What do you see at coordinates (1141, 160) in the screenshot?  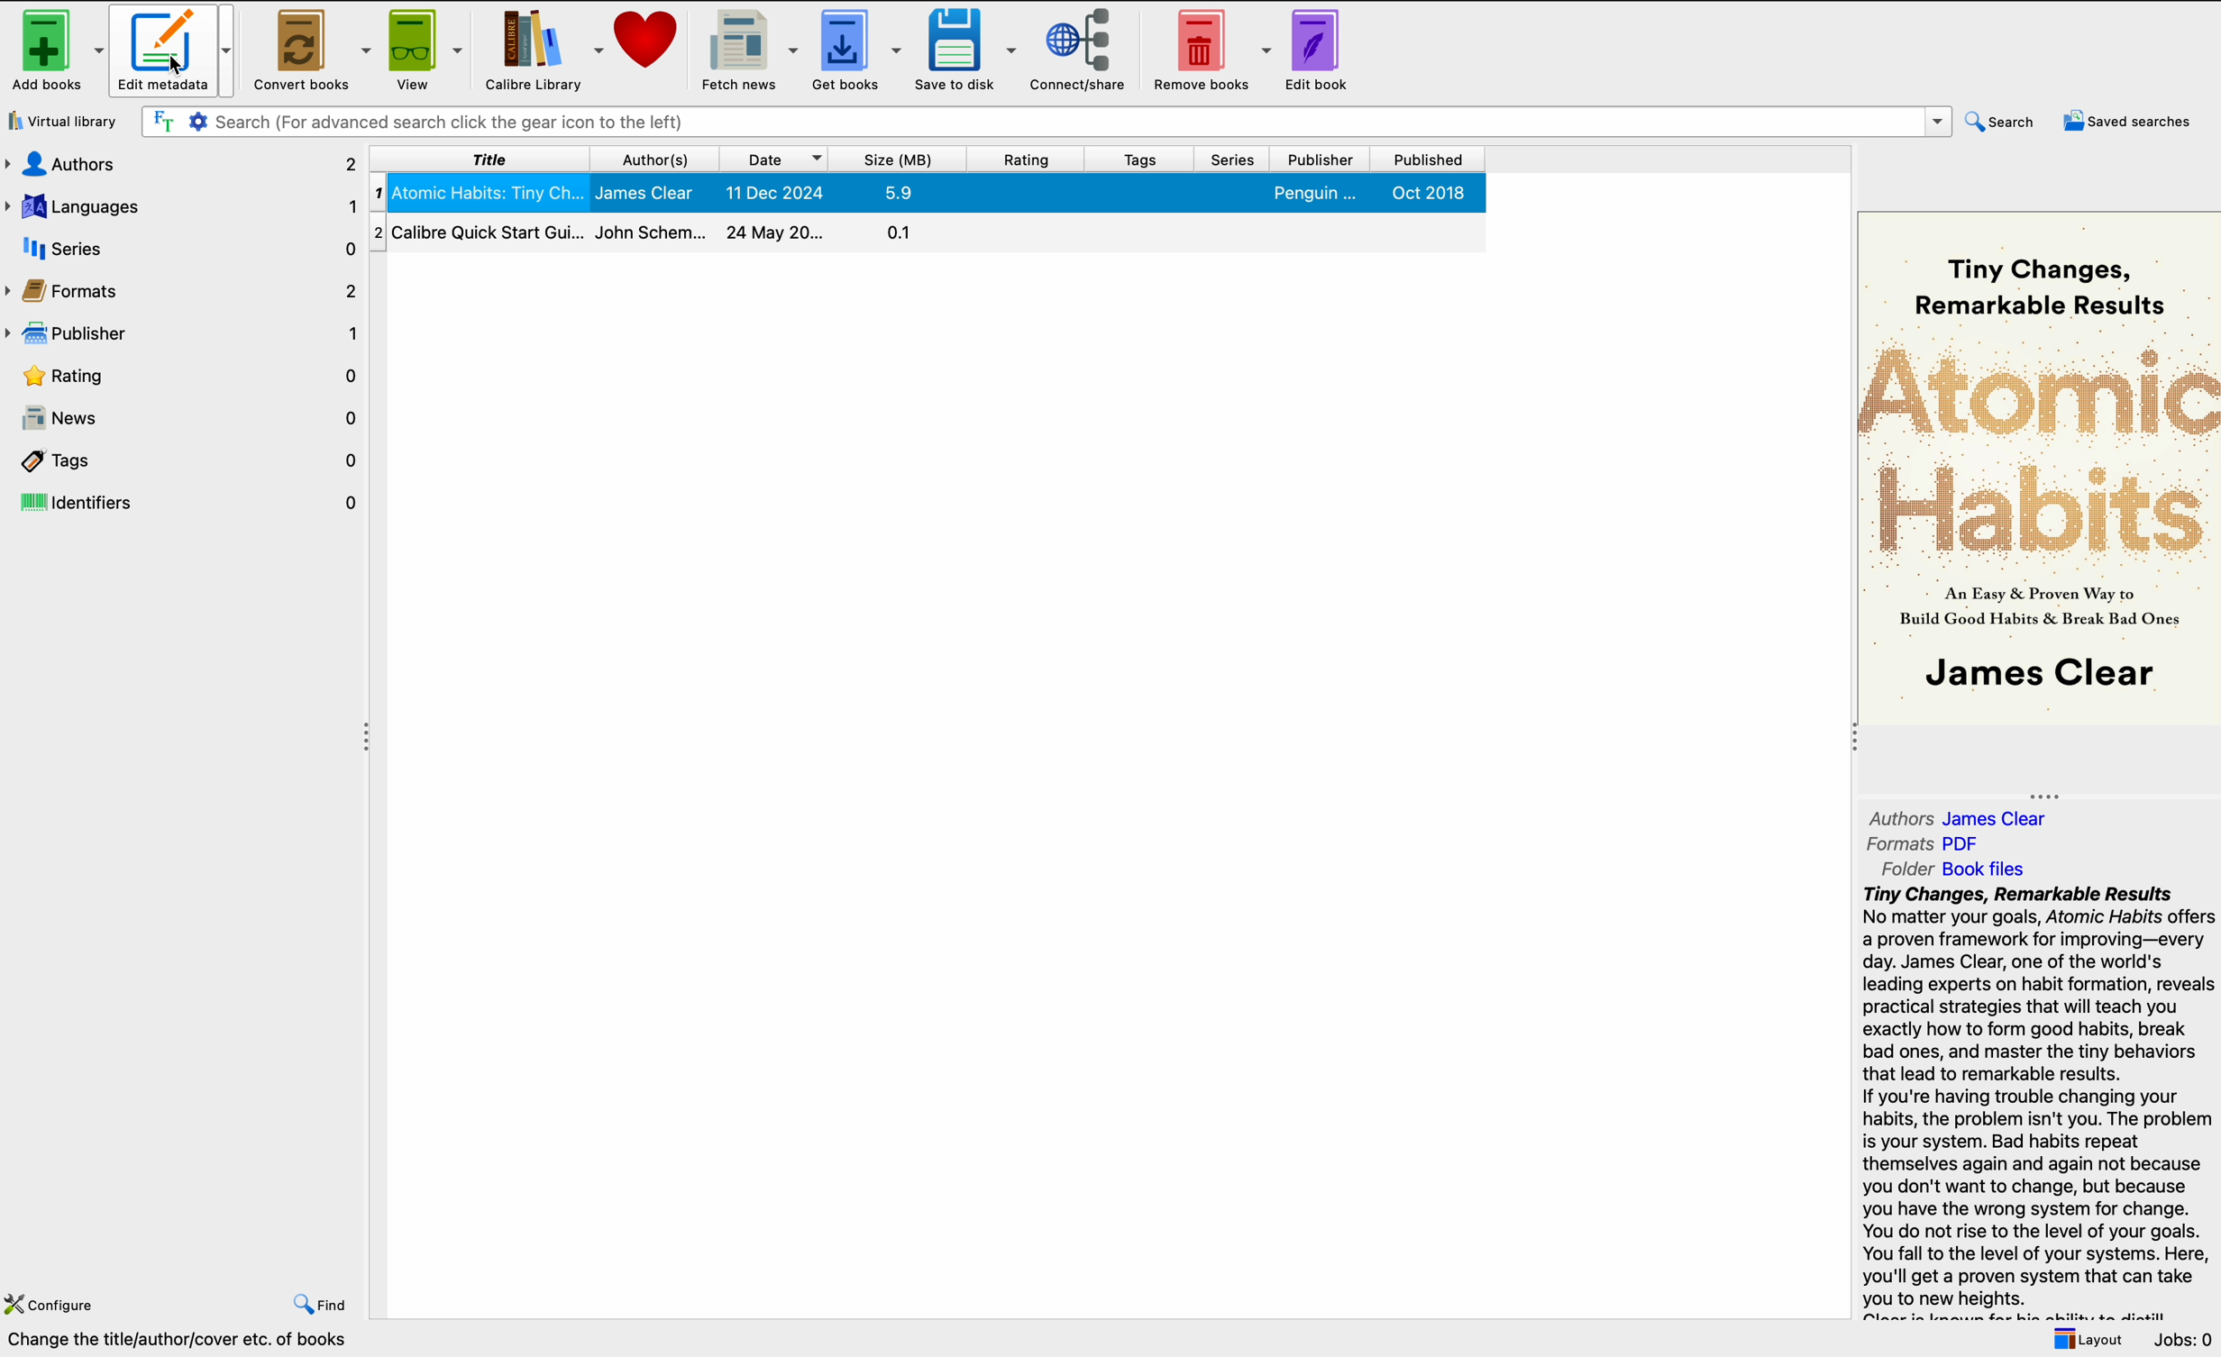 I see `tags` at bounding box center [1141, 160].